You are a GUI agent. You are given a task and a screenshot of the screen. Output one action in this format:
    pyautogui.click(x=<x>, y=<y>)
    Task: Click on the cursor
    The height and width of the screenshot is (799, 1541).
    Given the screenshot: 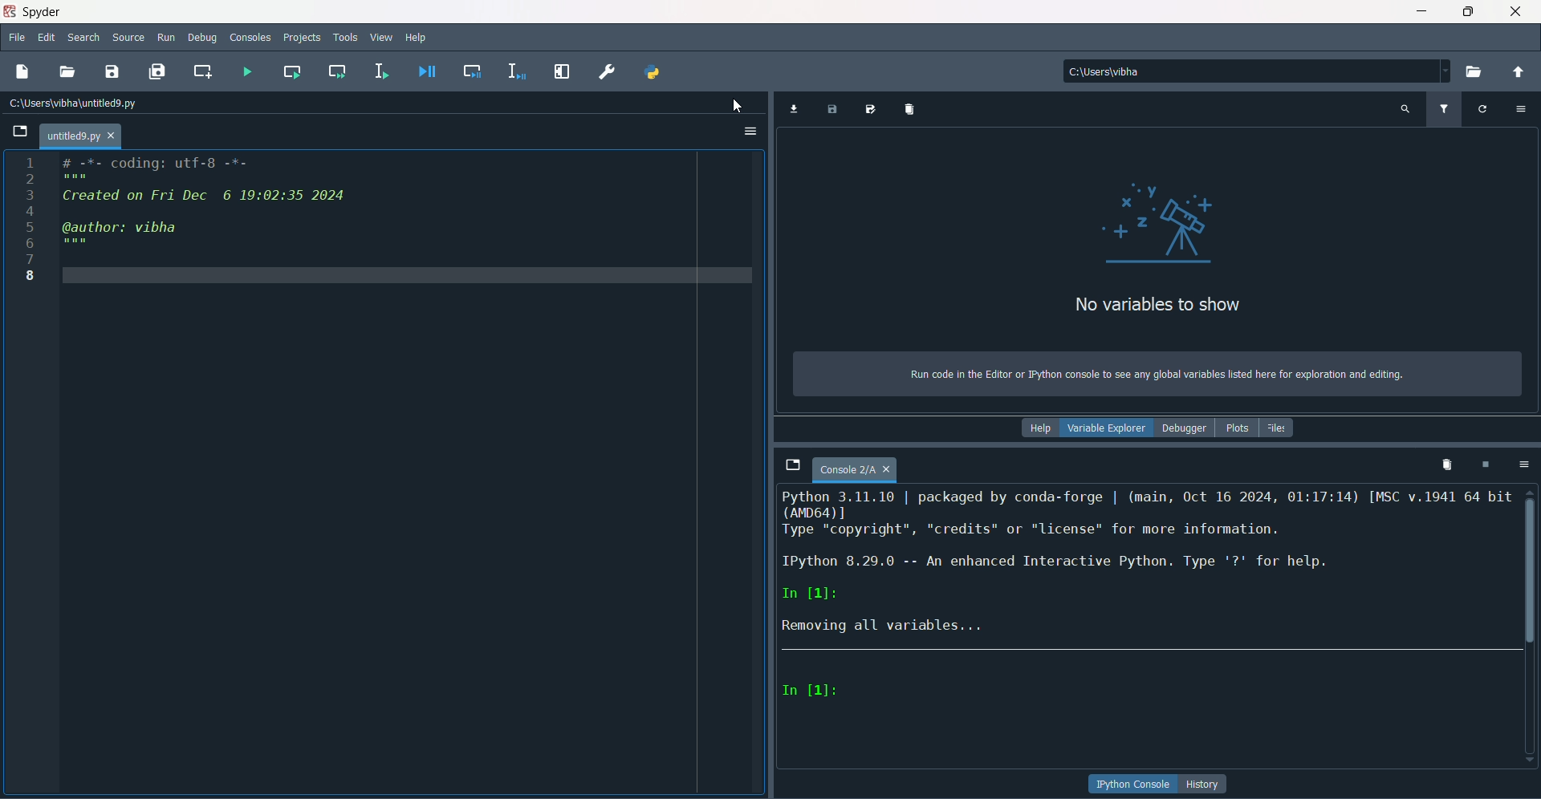 What is the action you would take?
    pyautogui.click(x=731, y=102)
    